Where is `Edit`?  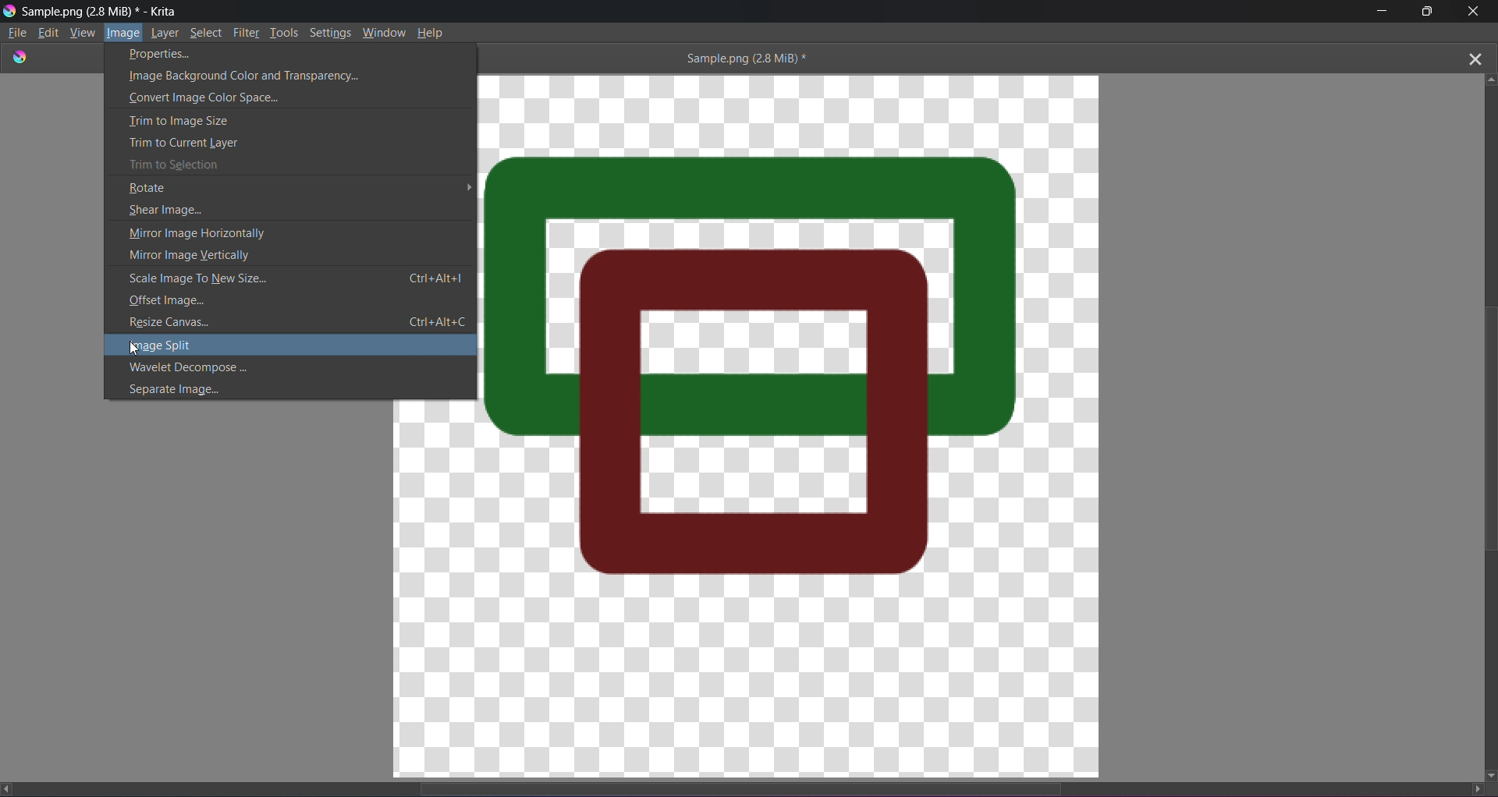
Edit is located at coordinates (49, 31).